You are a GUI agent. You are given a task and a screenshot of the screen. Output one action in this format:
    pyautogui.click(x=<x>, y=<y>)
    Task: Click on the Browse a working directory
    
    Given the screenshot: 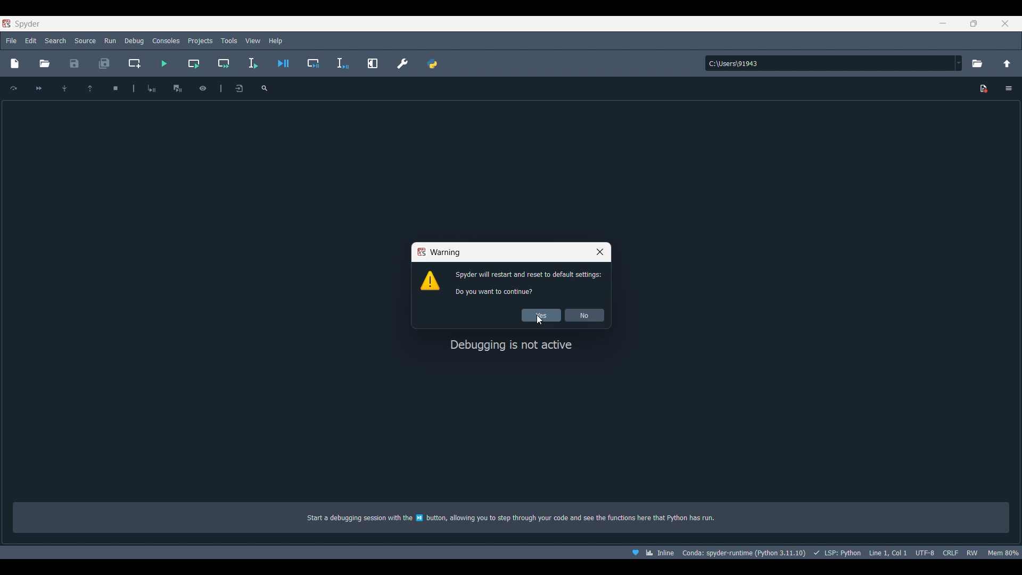 What is the action you would take?
    pyautogui.click(x=977, y=63)
    